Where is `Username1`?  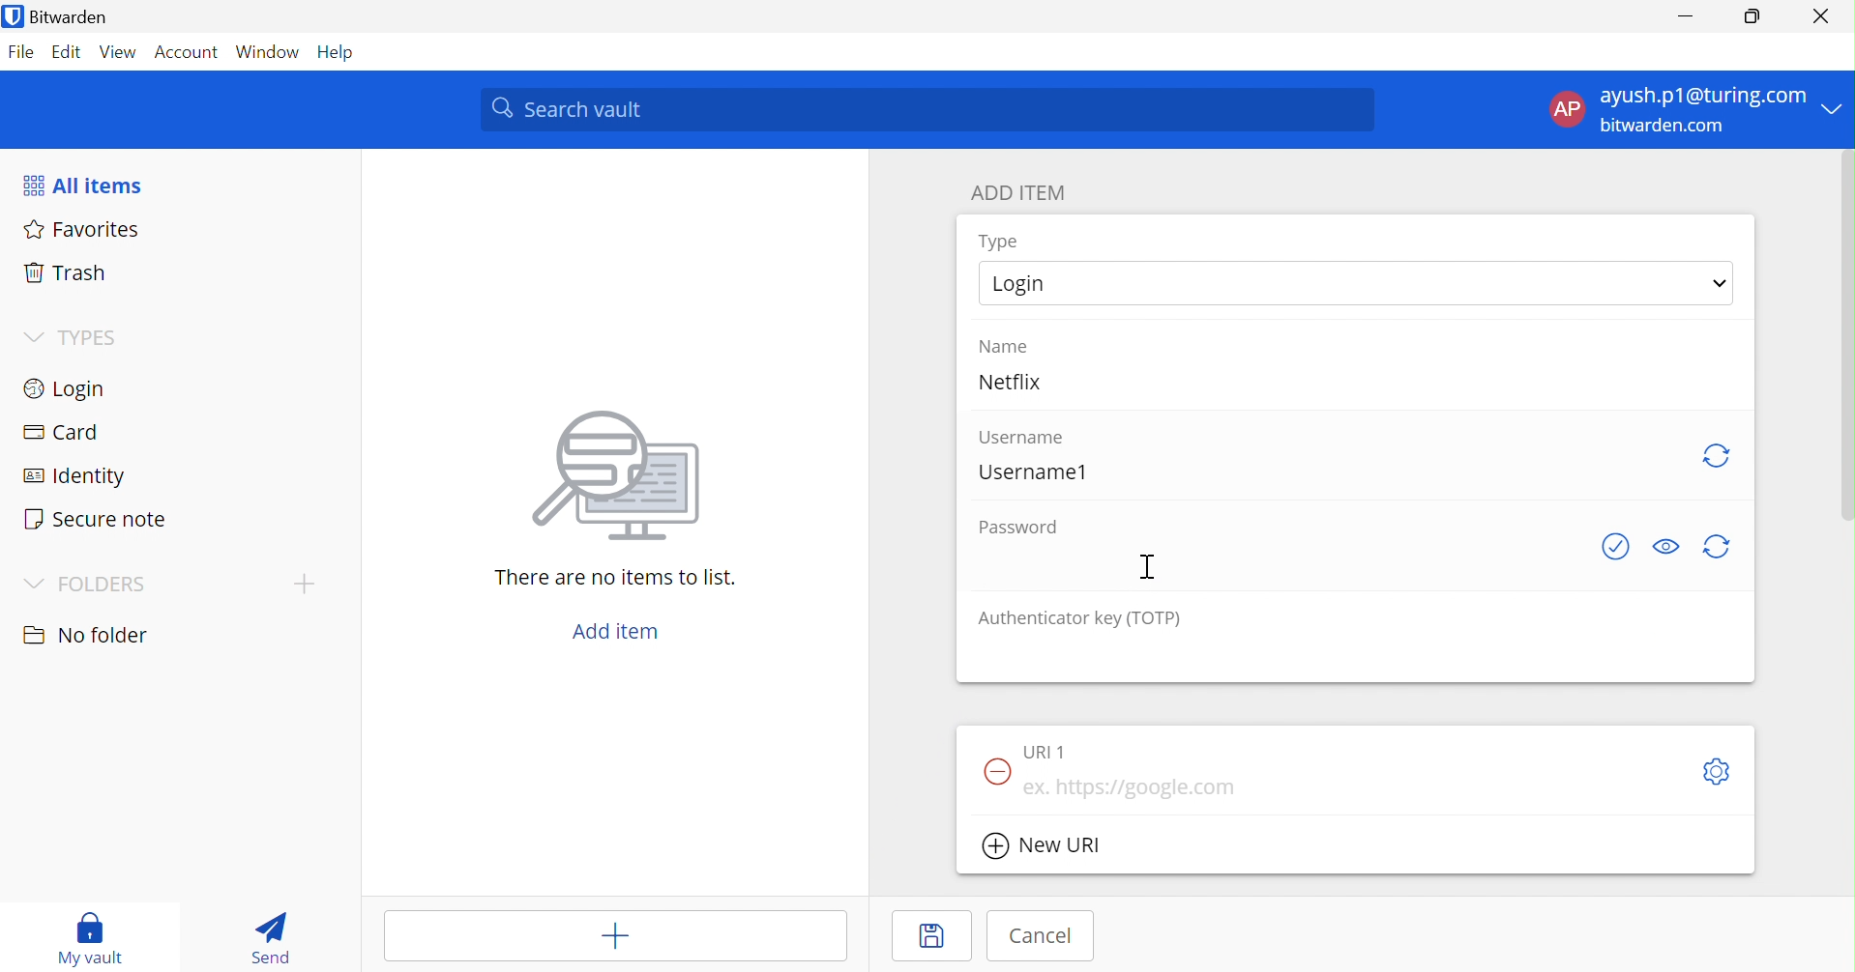
Username1 is located at coordinates (1033, 473).